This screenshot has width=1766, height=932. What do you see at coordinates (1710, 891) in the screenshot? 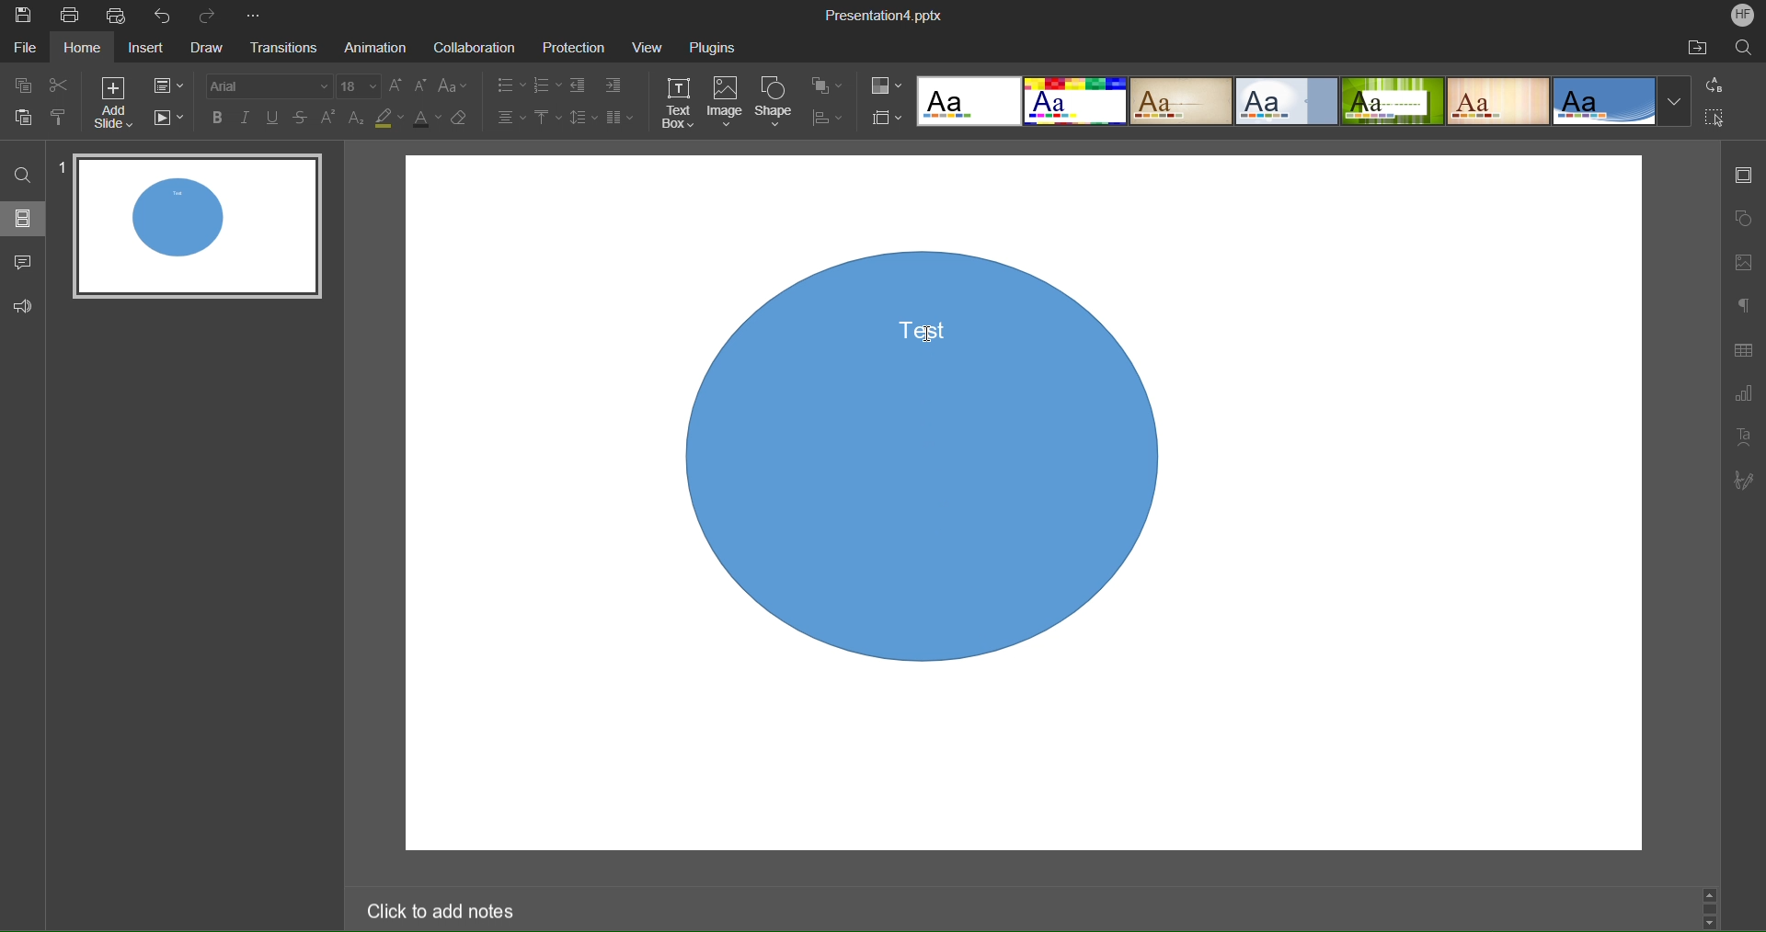
I see `Scroll up` at bounding box center [1710, 891].